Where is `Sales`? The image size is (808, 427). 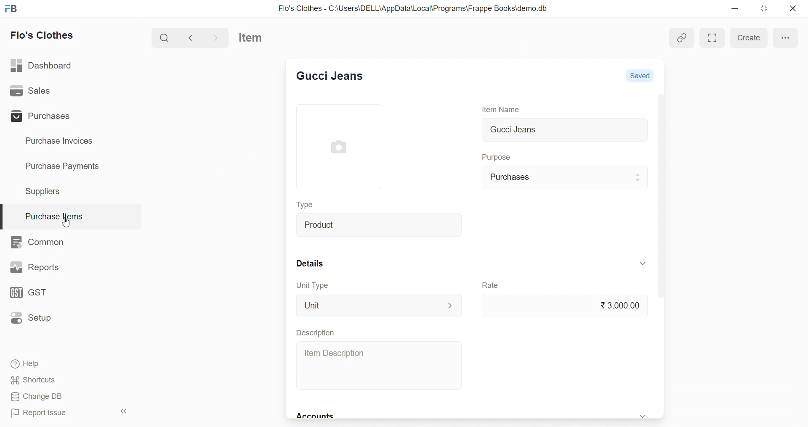
Sales is located at coordinates (43, 91).